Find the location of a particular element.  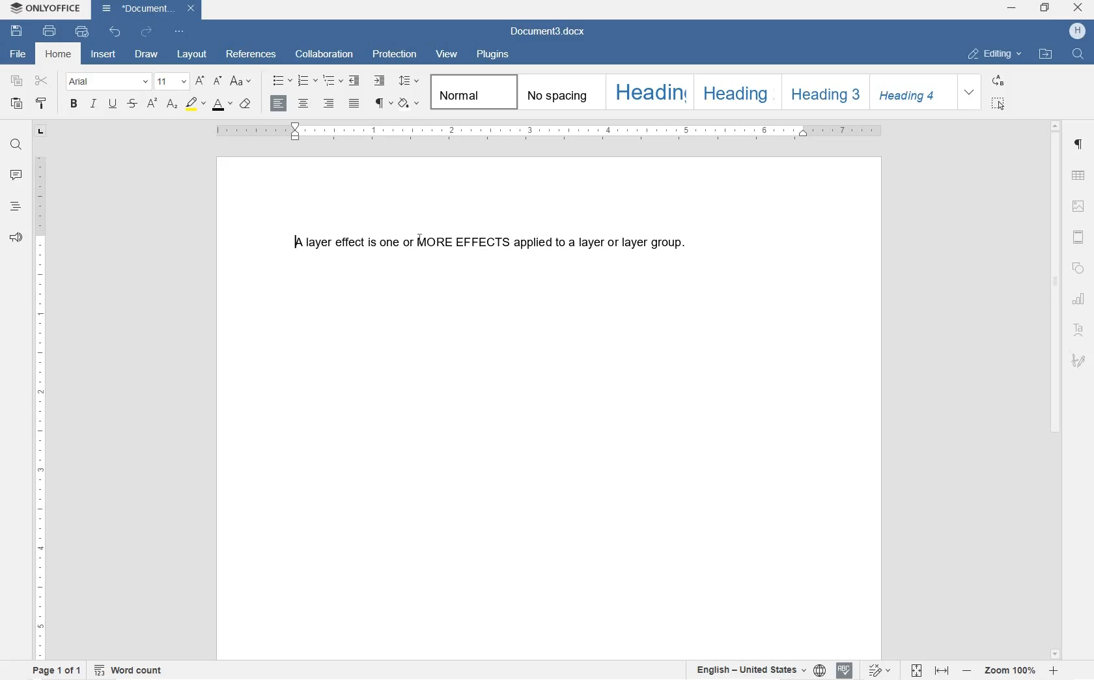

ALIGN RIGHT is located at coordinates (328, 104).